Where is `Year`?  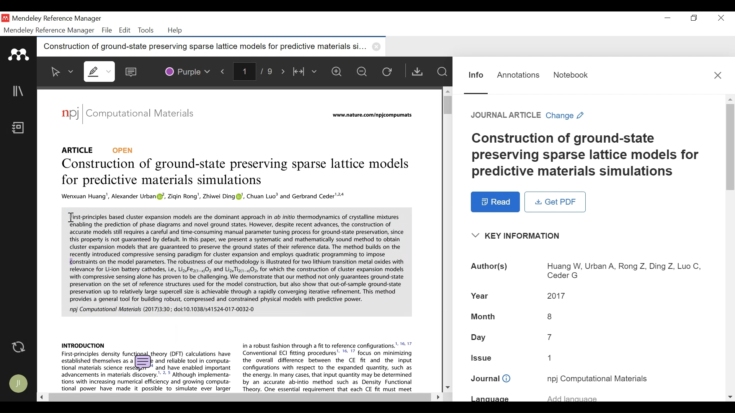
Year is located at coordinates (557, 295).